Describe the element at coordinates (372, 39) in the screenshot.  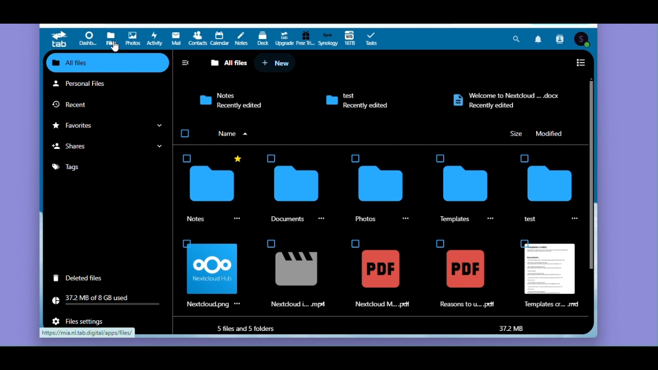
I see `Tasks` at that location.